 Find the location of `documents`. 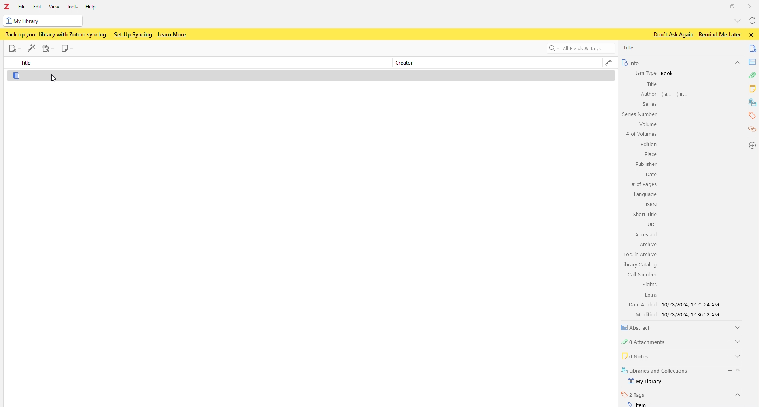

documents is located at coordinates (753, 48).